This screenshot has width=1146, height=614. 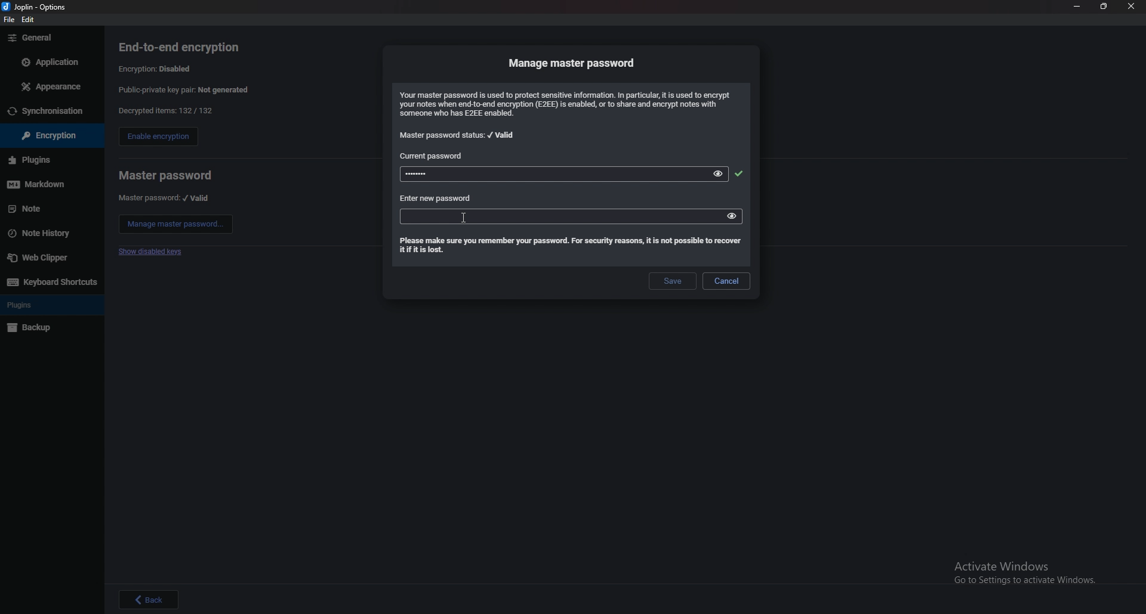 What do you see at coordinates (47, 328) in the screenshot?
I see `backup` at bounding box center [47, 328].